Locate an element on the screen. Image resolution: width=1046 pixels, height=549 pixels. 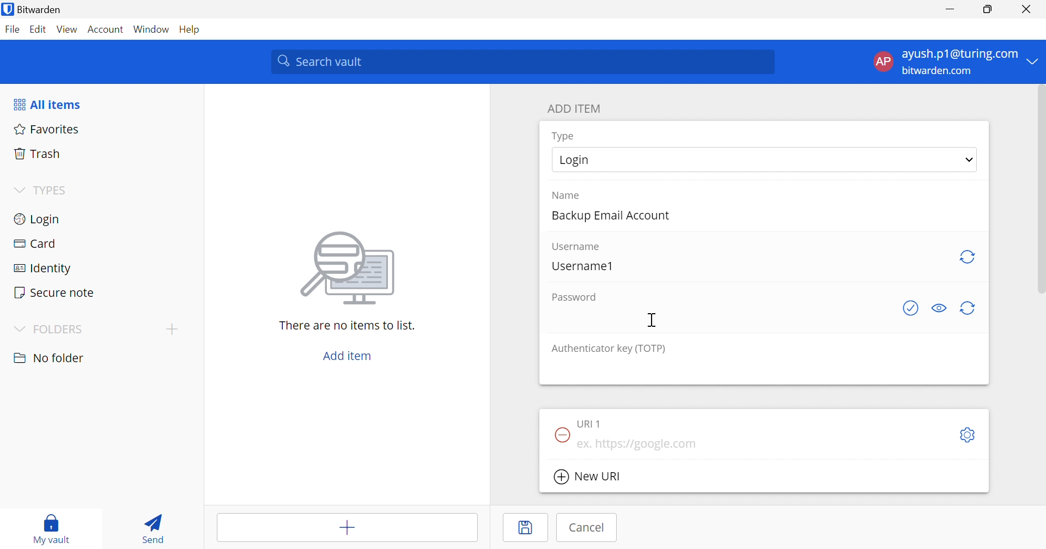
Help is located at coordinates (188, 29).